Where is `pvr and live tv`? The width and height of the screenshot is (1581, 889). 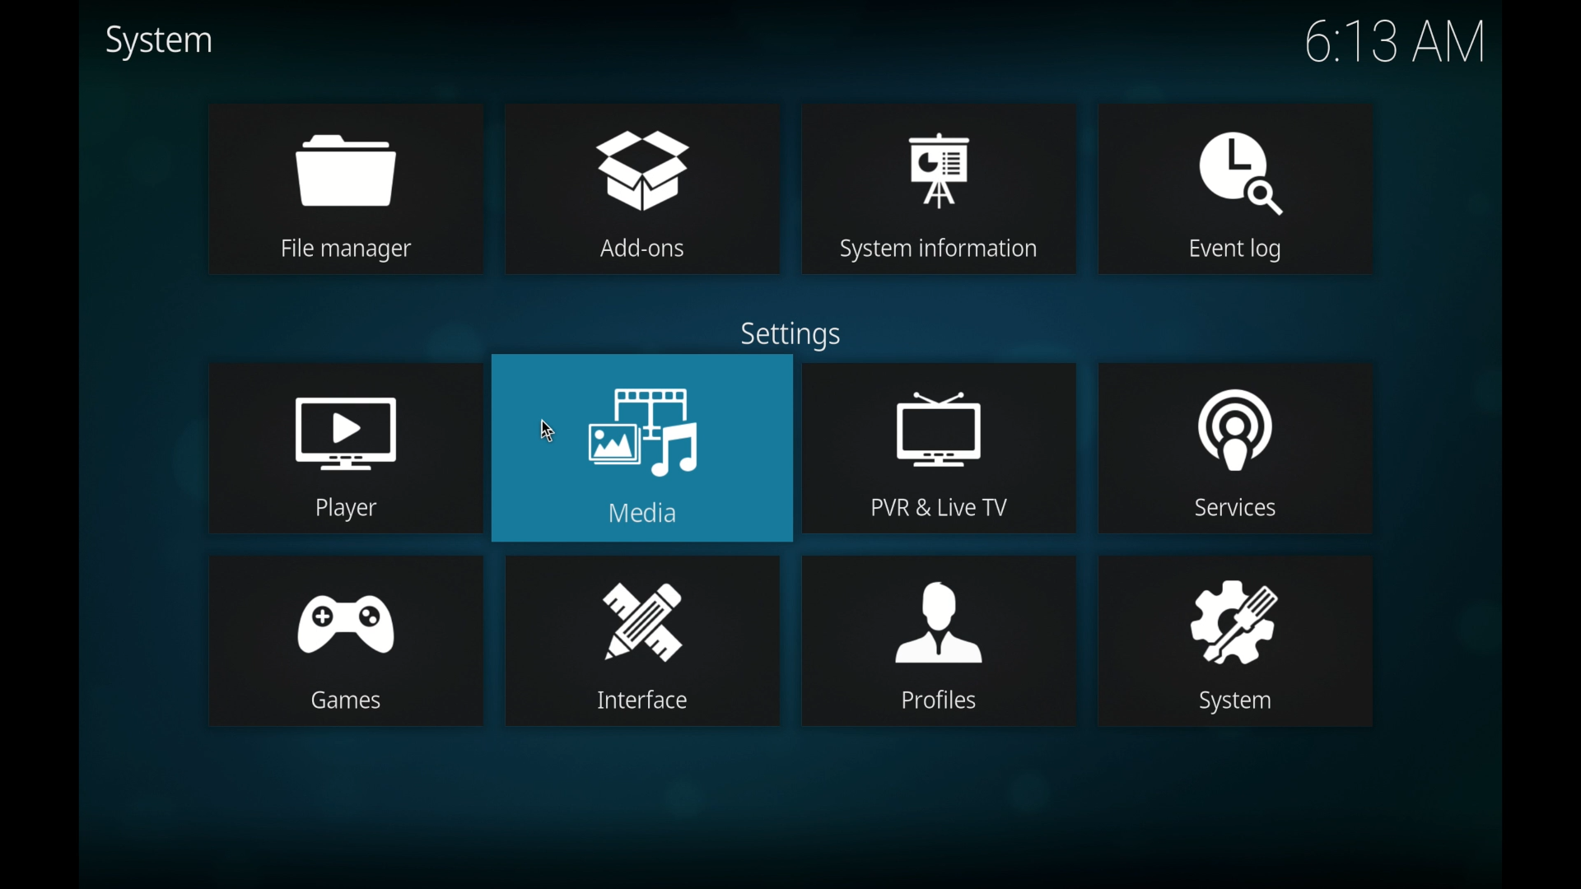 pvr and live tv is located at coordinates (942, 450).